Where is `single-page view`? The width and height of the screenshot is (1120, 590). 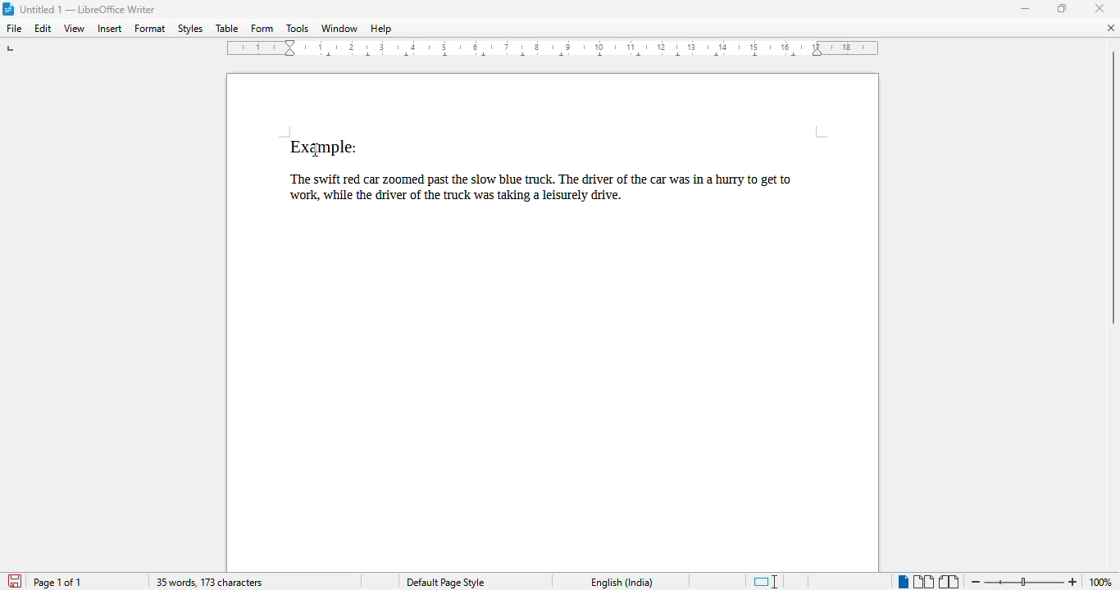
single-page view is located at coordinates (903, 582).